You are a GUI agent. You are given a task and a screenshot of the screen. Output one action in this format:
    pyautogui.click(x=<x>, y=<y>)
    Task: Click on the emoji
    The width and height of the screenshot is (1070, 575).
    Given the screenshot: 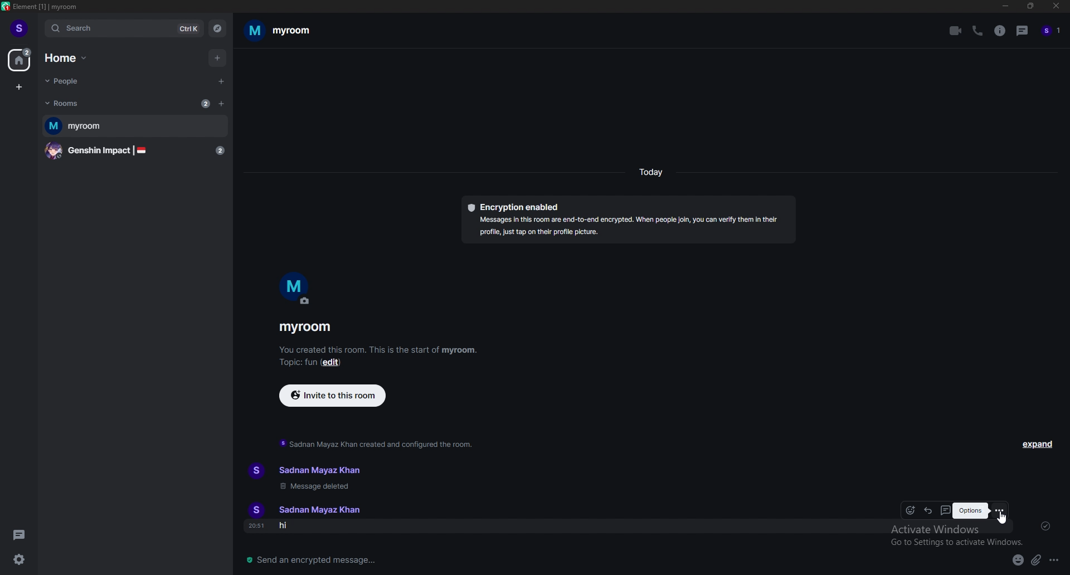 What is the action you would take?
    pyautogui.click(x=1017, y=561)
    